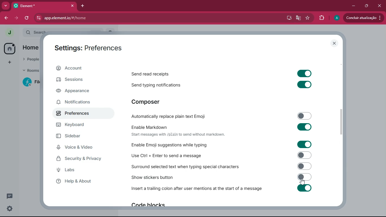  What do you see at coordinates (220, 117) in the screenshot?
I see `-Automatically replace plain text Emoji` at bounding box center [220, 117].